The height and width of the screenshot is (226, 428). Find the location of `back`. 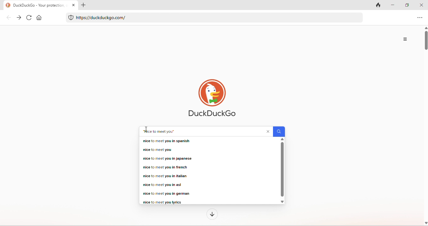

back is located at coordinates (9, 18).